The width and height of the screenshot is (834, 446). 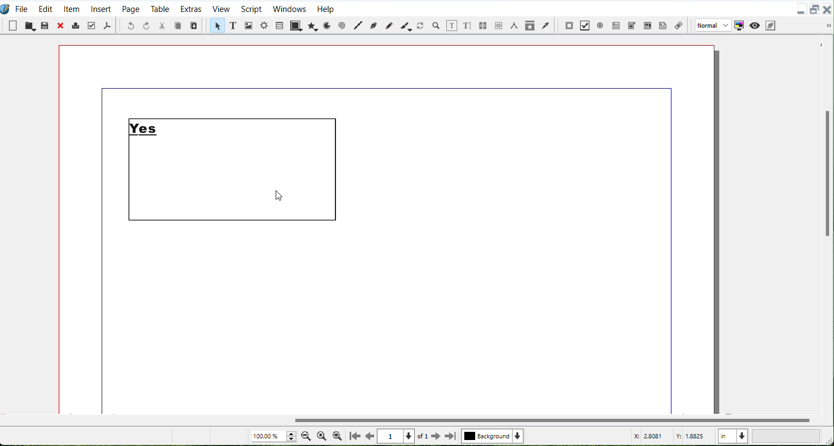 I want to click on Bezier Curve, so click(x=372, y=26).